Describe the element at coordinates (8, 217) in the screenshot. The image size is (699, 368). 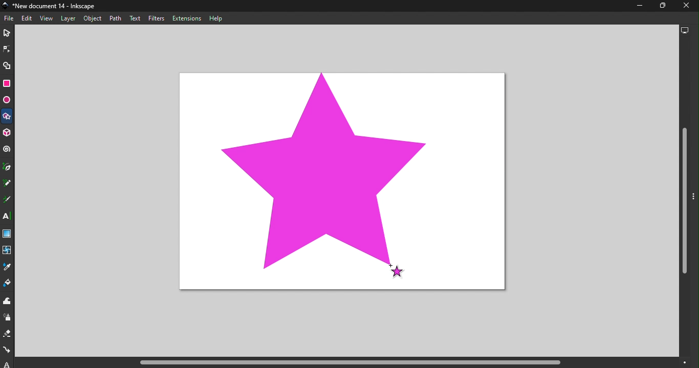
I see `Text tool` at that location.